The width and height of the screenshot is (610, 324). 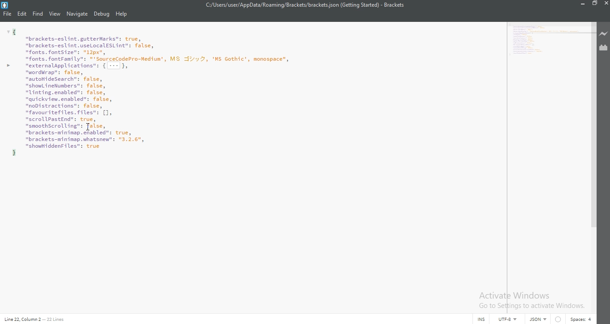 What do you see at coordinates (604, 49) in the screenshot?
I see `Extension Manager` at bounding box center [604, 49].